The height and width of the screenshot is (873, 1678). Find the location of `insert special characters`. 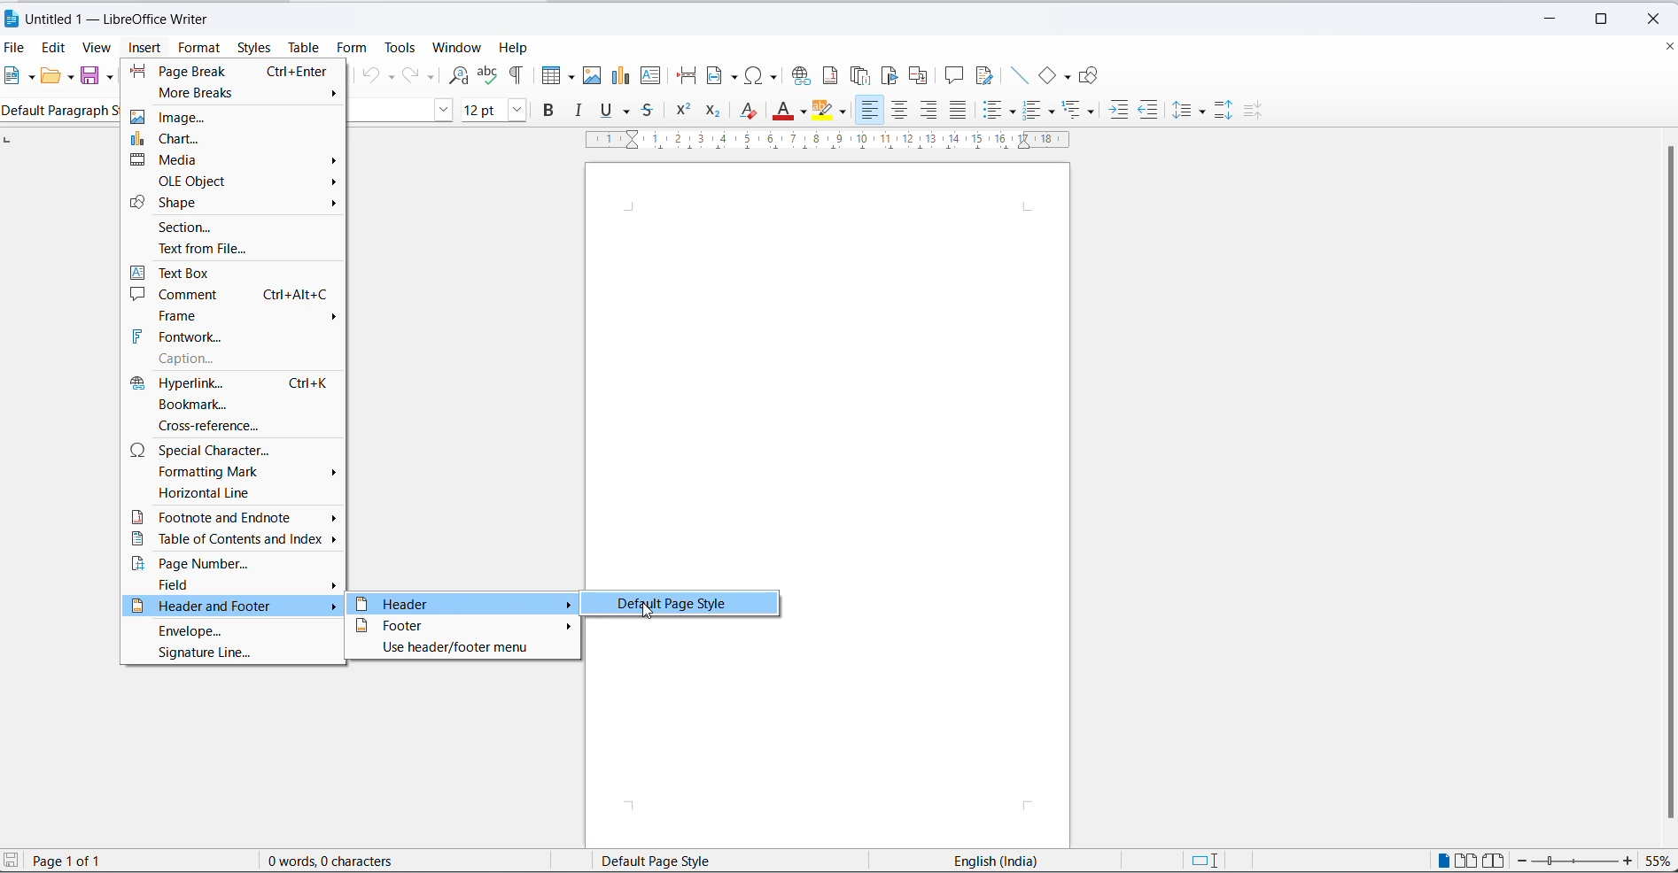

insert special characters is located at coordinates (764, 75).